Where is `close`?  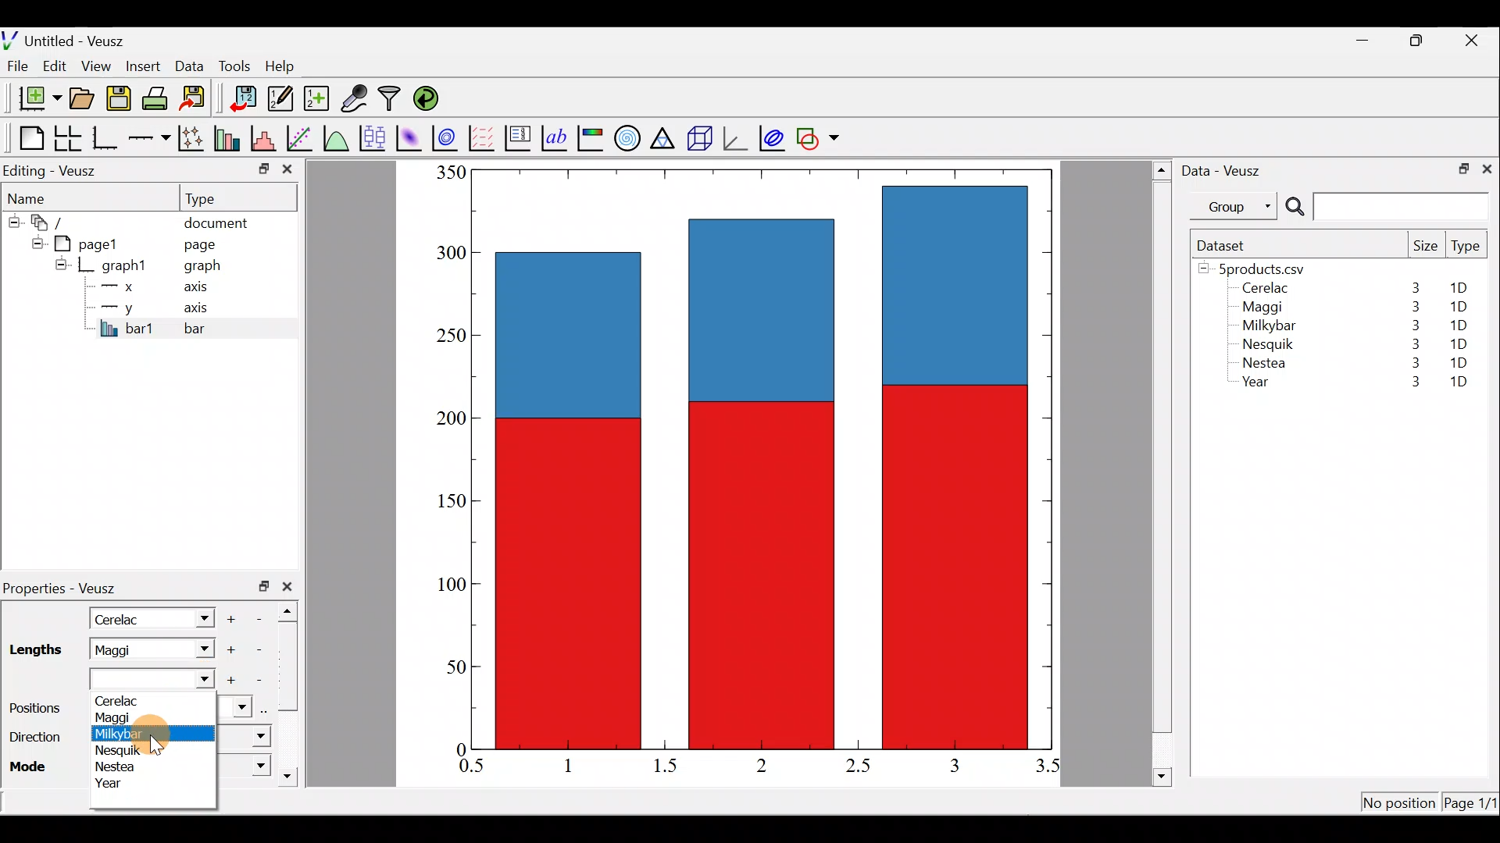 close is located at coordinates (291, 586).